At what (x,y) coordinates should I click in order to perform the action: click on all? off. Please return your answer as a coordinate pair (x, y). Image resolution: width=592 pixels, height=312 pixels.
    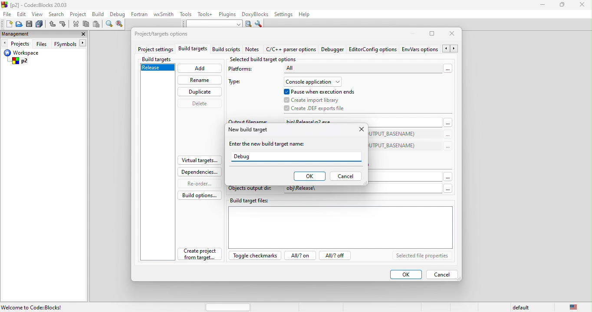
    Looking at the image, I should click on (336, 256).